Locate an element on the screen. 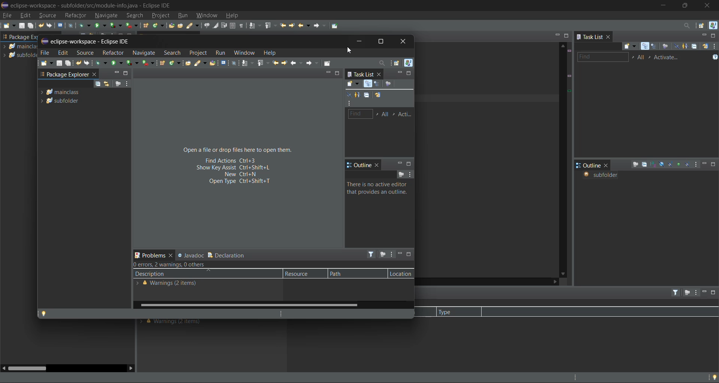  run is located at coordinates (219, 54).